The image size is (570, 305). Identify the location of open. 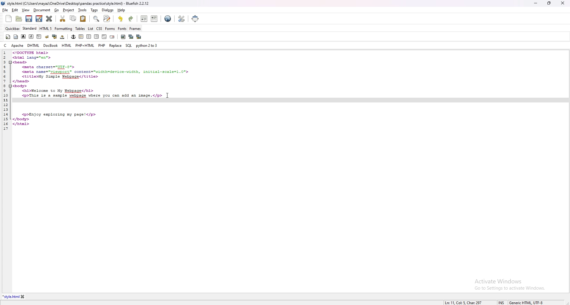
(19, 19).